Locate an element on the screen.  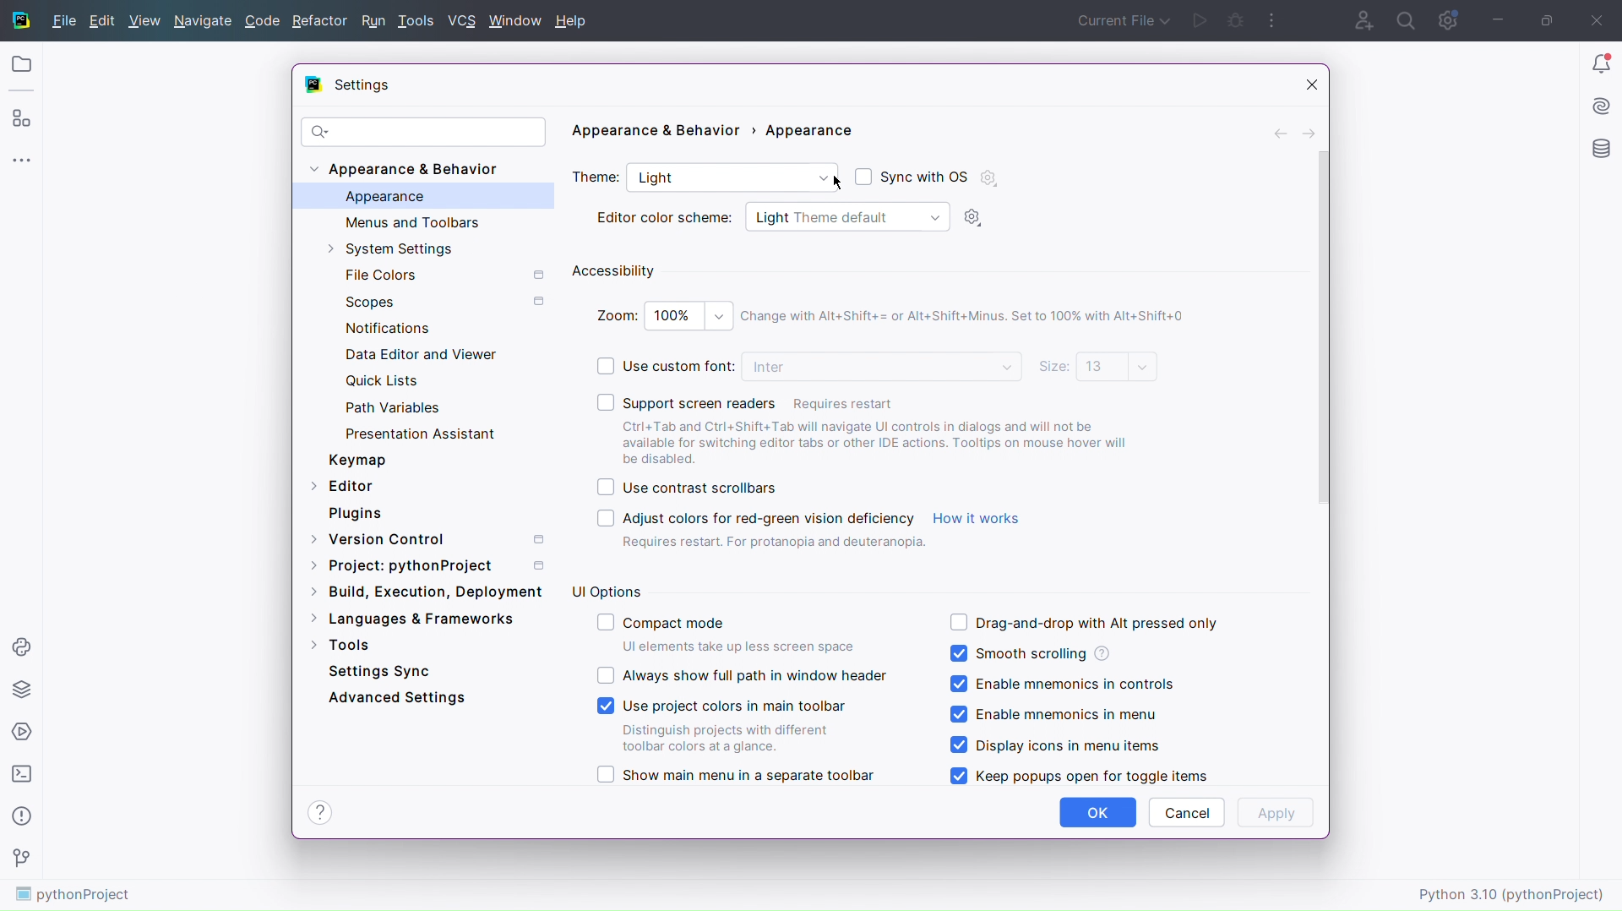
Services is located at coordinates (22, 731).